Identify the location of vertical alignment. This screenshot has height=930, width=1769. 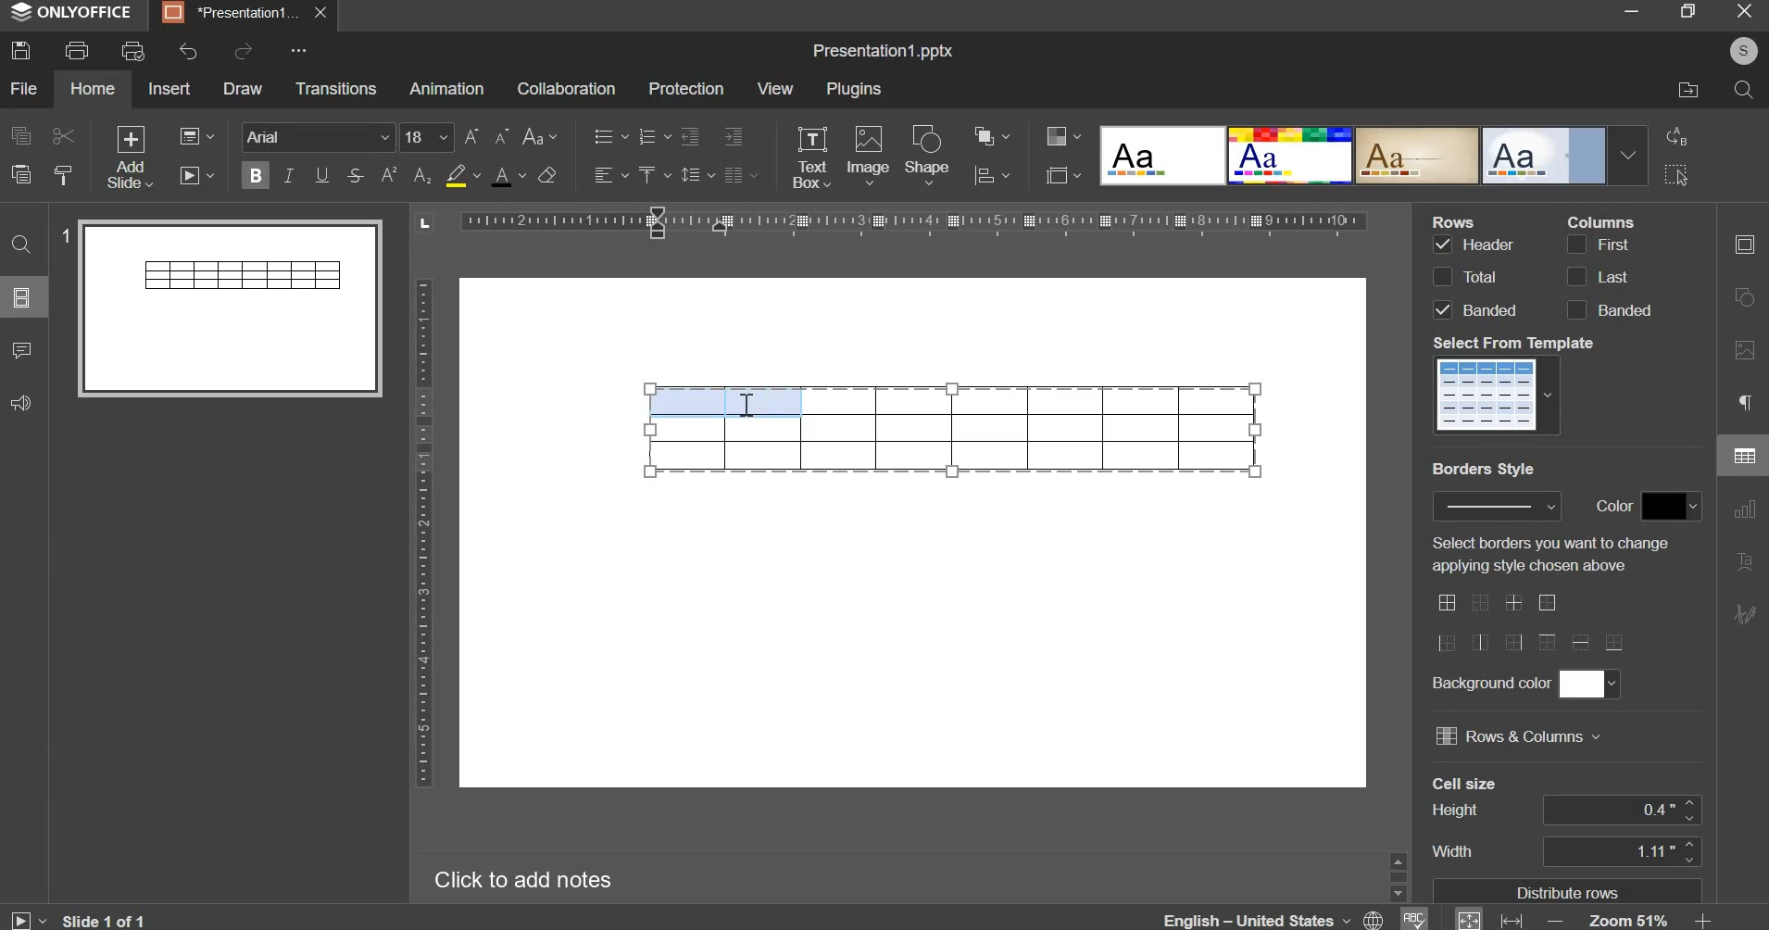
(652, 174).